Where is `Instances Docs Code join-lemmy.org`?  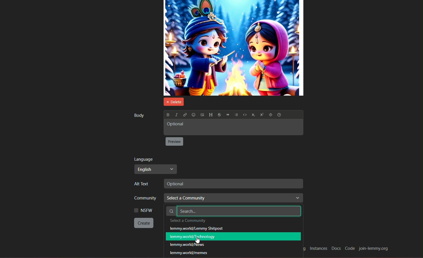
Instances Docs Code join-lemmy.org is located at coordinates (349, 249).